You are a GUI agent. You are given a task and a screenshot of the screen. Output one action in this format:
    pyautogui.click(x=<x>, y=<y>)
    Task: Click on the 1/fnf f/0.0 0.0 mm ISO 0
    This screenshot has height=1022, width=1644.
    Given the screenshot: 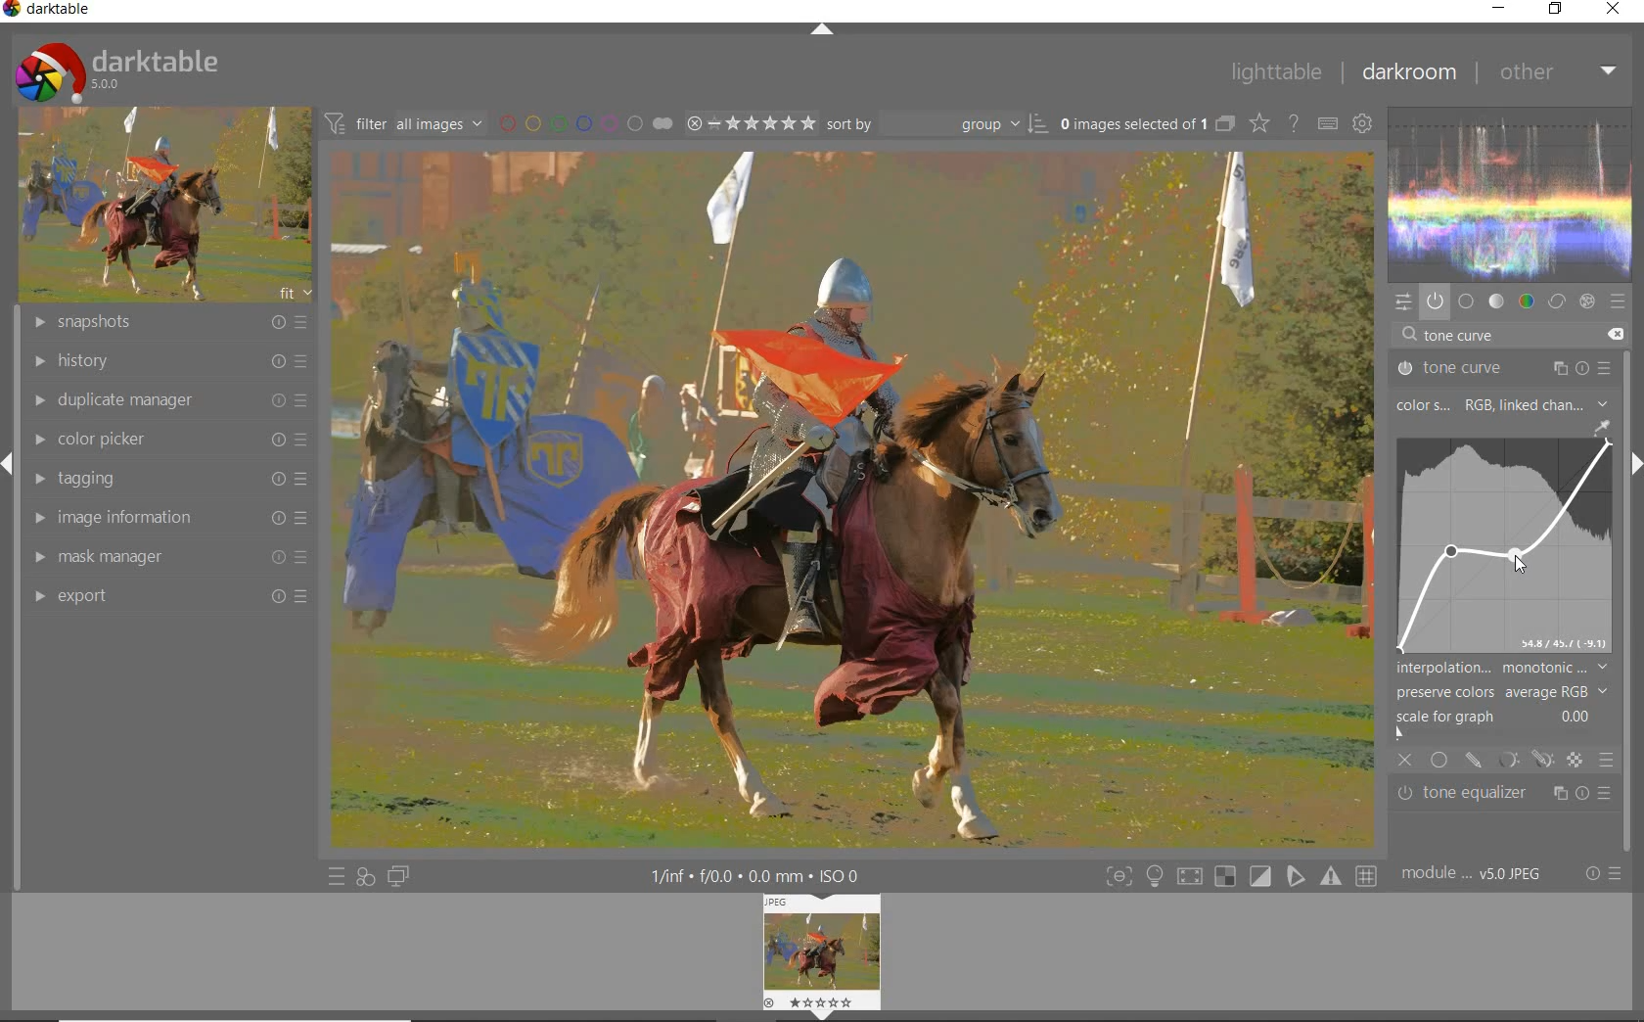 What is the action you would take?
    pyautogui.click(x=763, y=875)
    